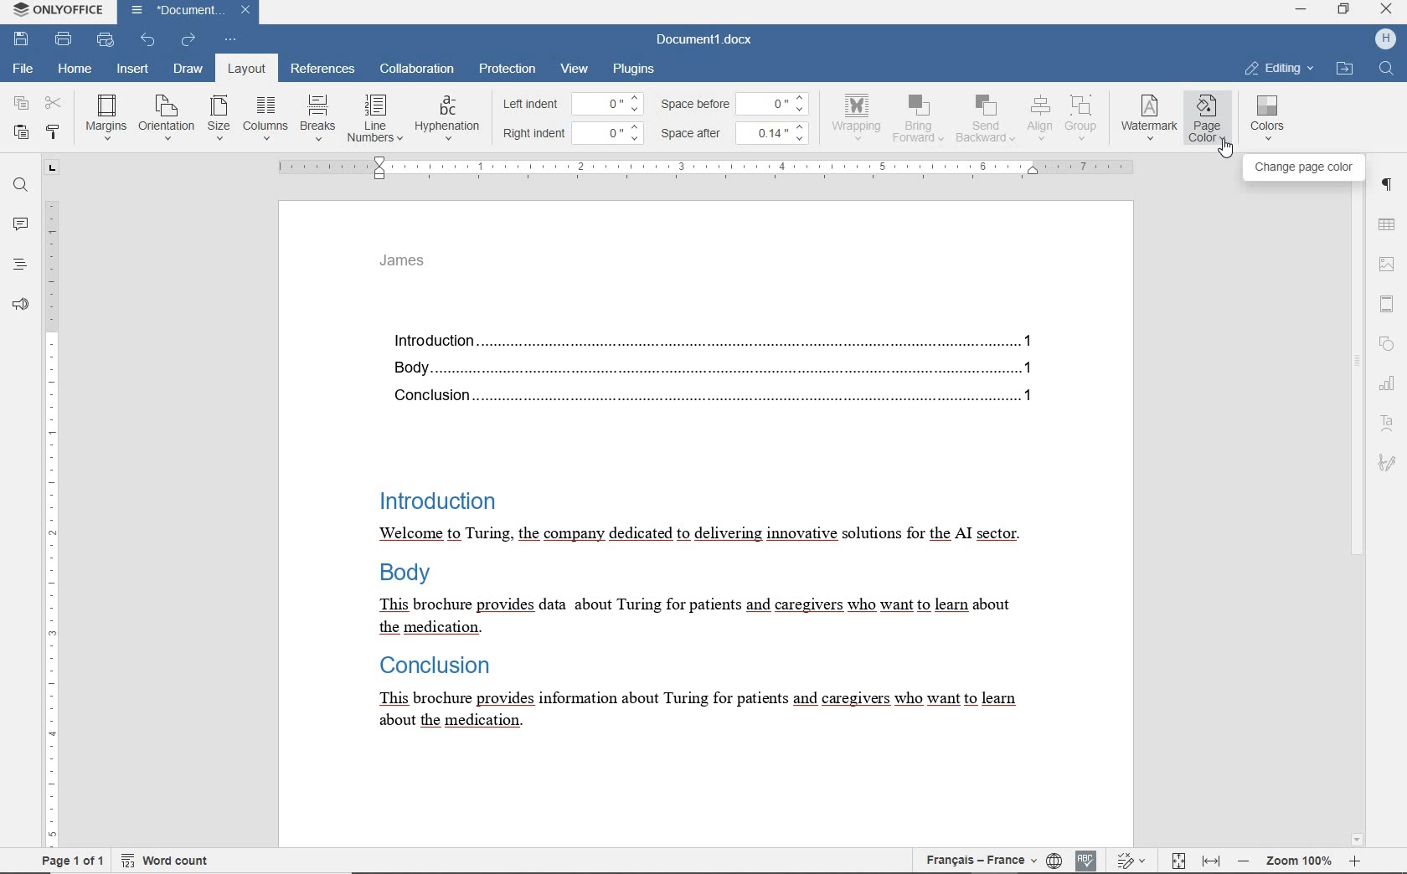 The height and width of the screenshot is (874, 1407). What do you see at coordinates (1384, 67) in the screenshot?
I see `find` at bounding box center [1384, 67].